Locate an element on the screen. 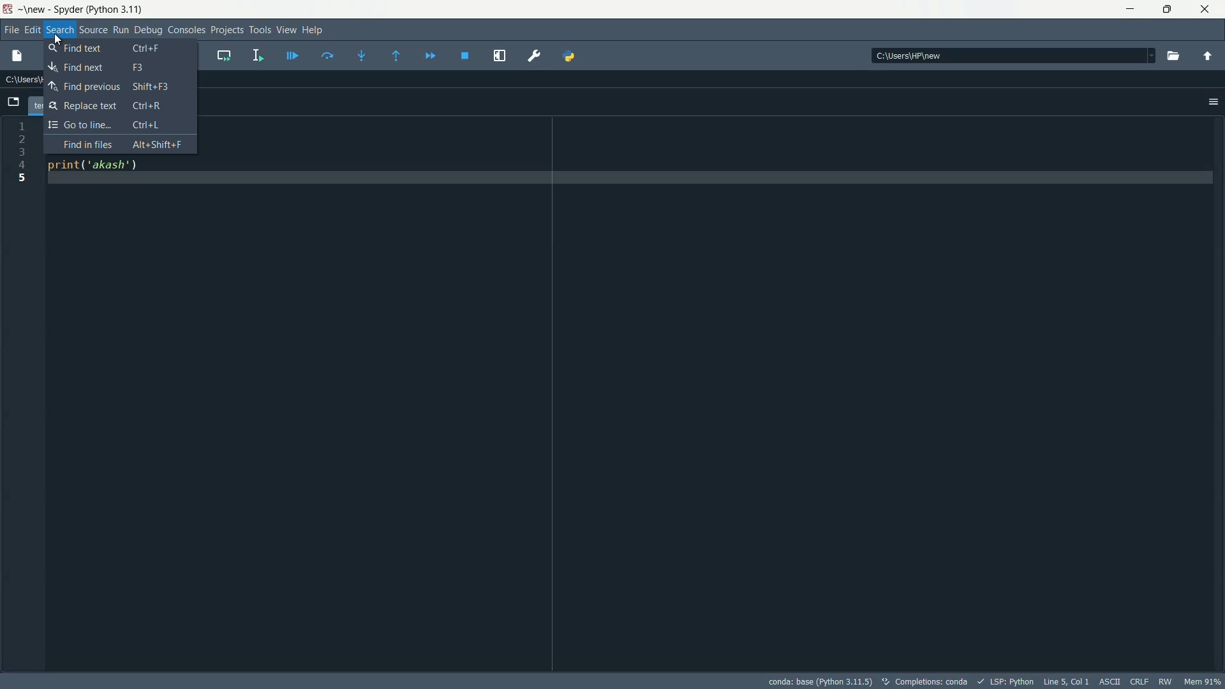 This screenshot has height=689, width=1225. run selection is located at coordinates (257, 55).